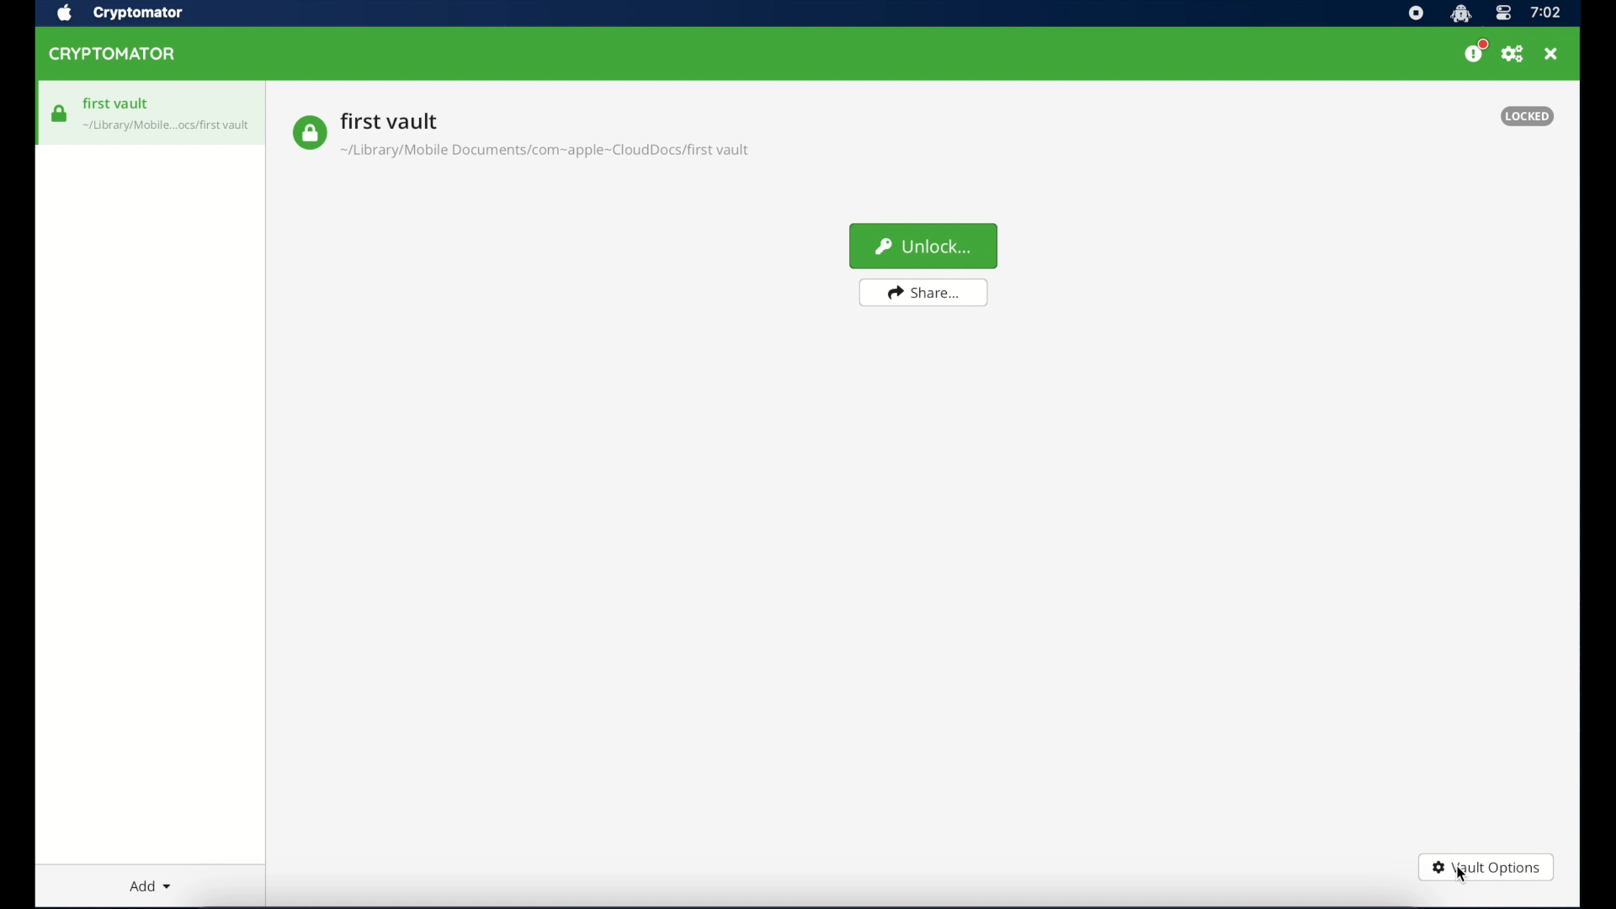 The width and height of the screenshot is (1616, 909). Describe the element at coordinates (63, 13) in the screenshot. I see `apple icon` at that location.